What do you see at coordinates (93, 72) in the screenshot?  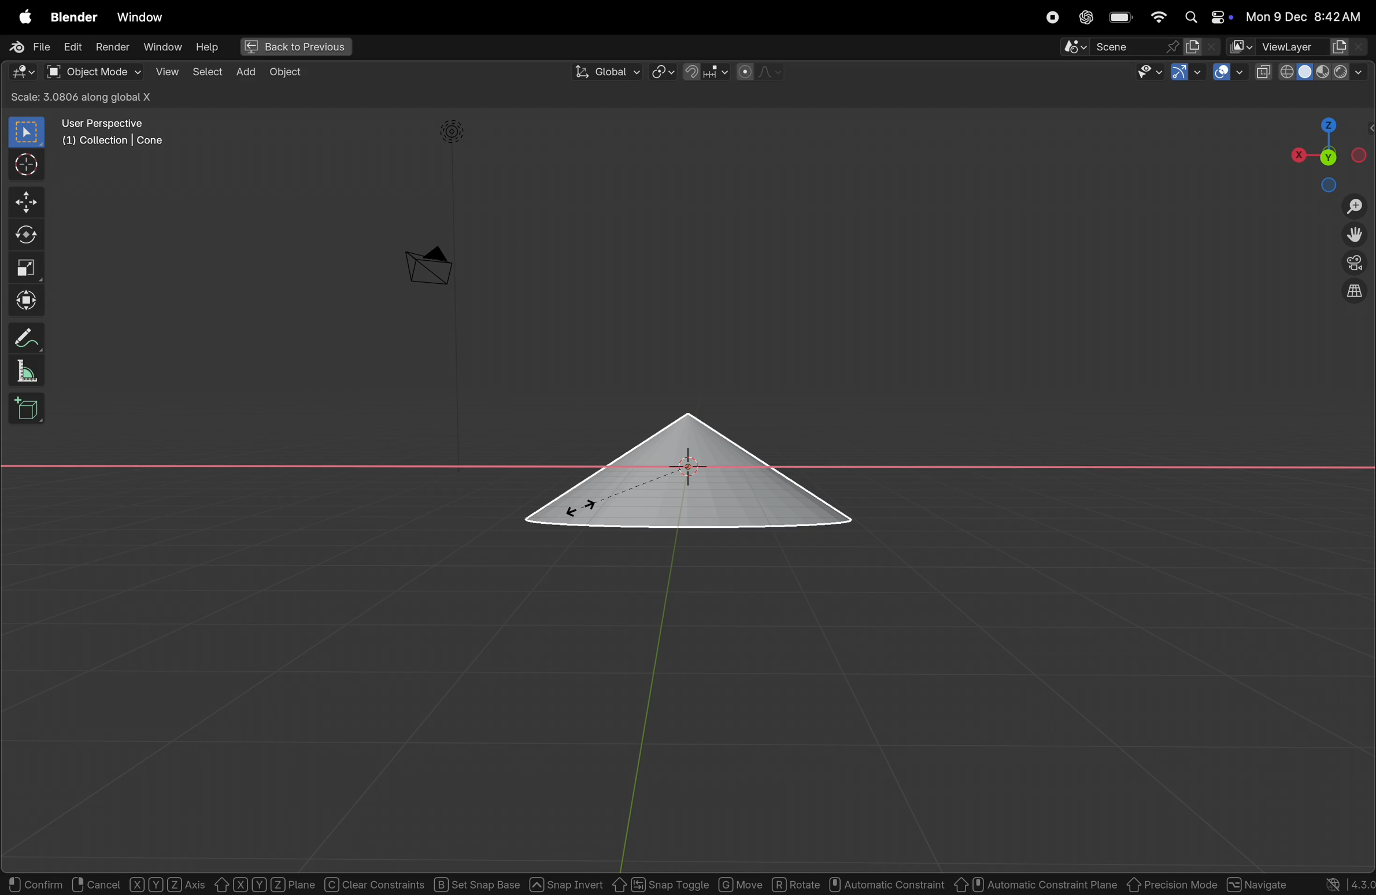 I see `object mode` at bounding box center [93, 72].